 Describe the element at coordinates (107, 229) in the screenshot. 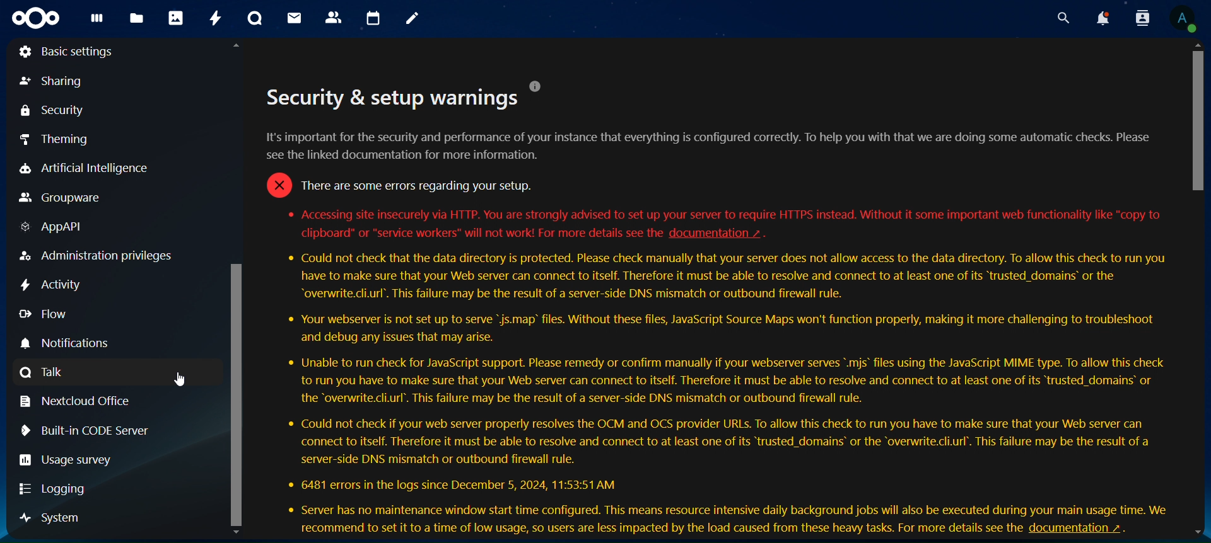

I see `AppAPI` at that location.